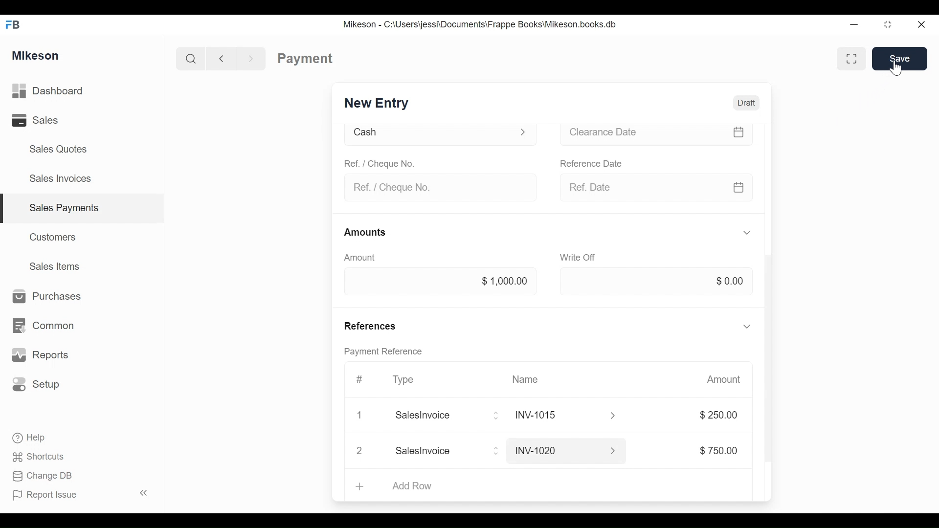 The image size is (939, 528). What do you see at coordinates (16, 23) in the screenshot?
I see `FB` at bounding box center [16, 23].